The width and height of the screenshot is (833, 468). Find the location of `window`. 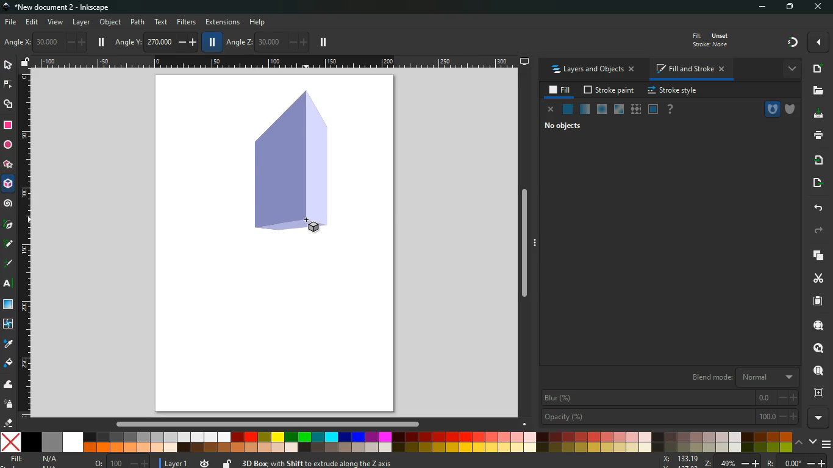

window is located at coordinates (9, 305).